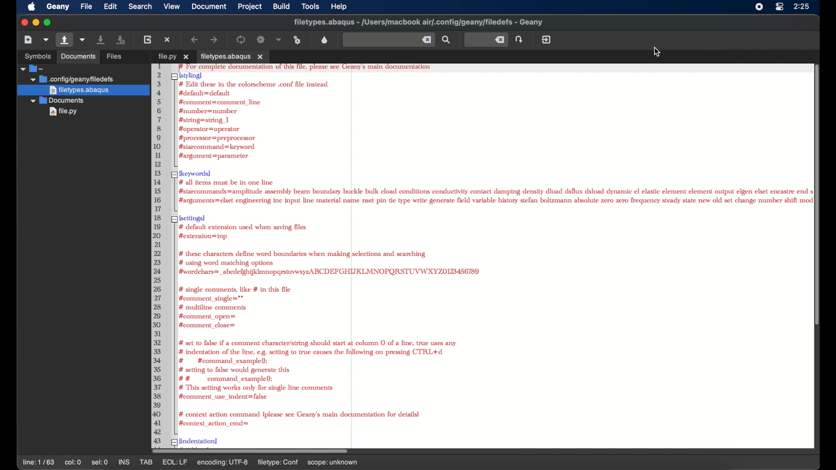  What do you see at coordinates (279, 40) in the screenshot?
I see `choose more build actions` at bounding box center [279, 40].